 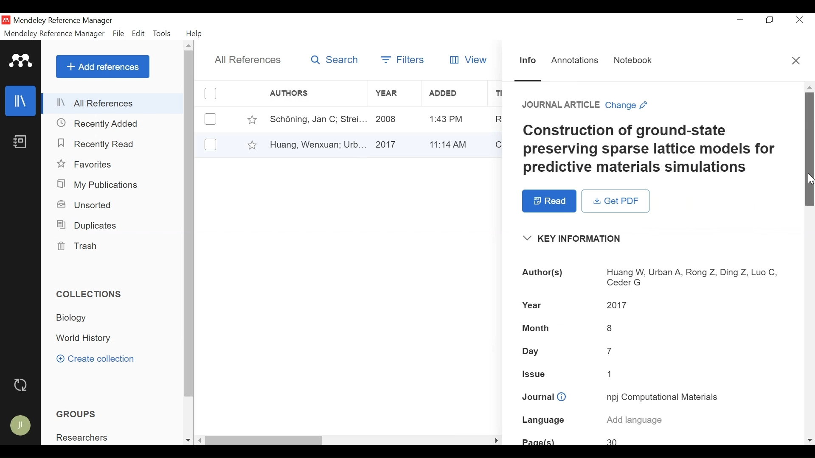 I want to click on Year, so click(x=392, y=93).